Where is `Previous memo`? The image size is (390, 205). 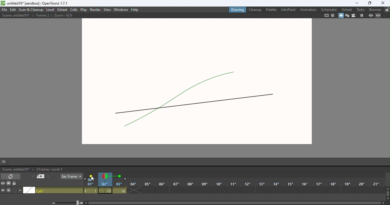 Previous memo is located at coordinates (32, 177).